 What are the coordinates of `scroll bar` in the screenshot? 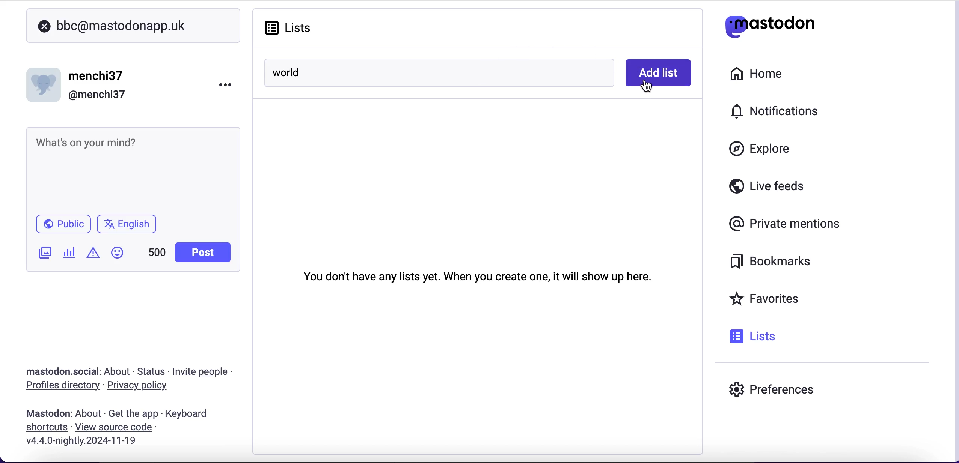 It's located at (954, 230).